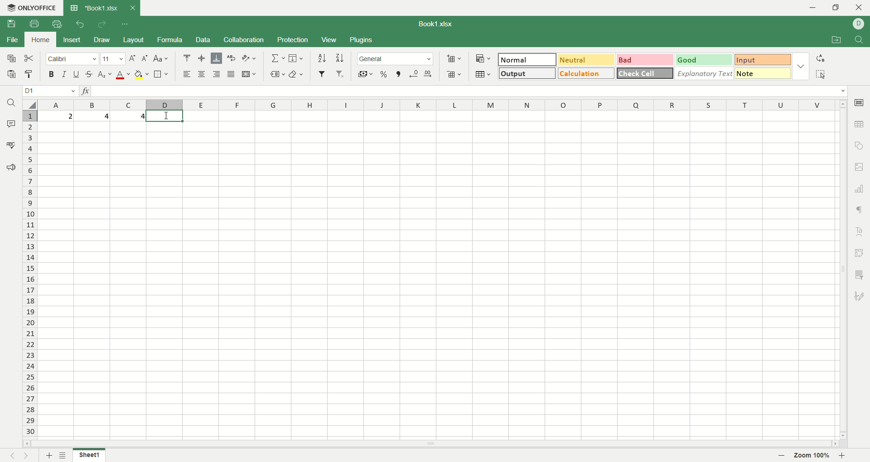 Image resolution: width=870 pixels, height=462 pixels. I want to click on align center, so click(202, 75).